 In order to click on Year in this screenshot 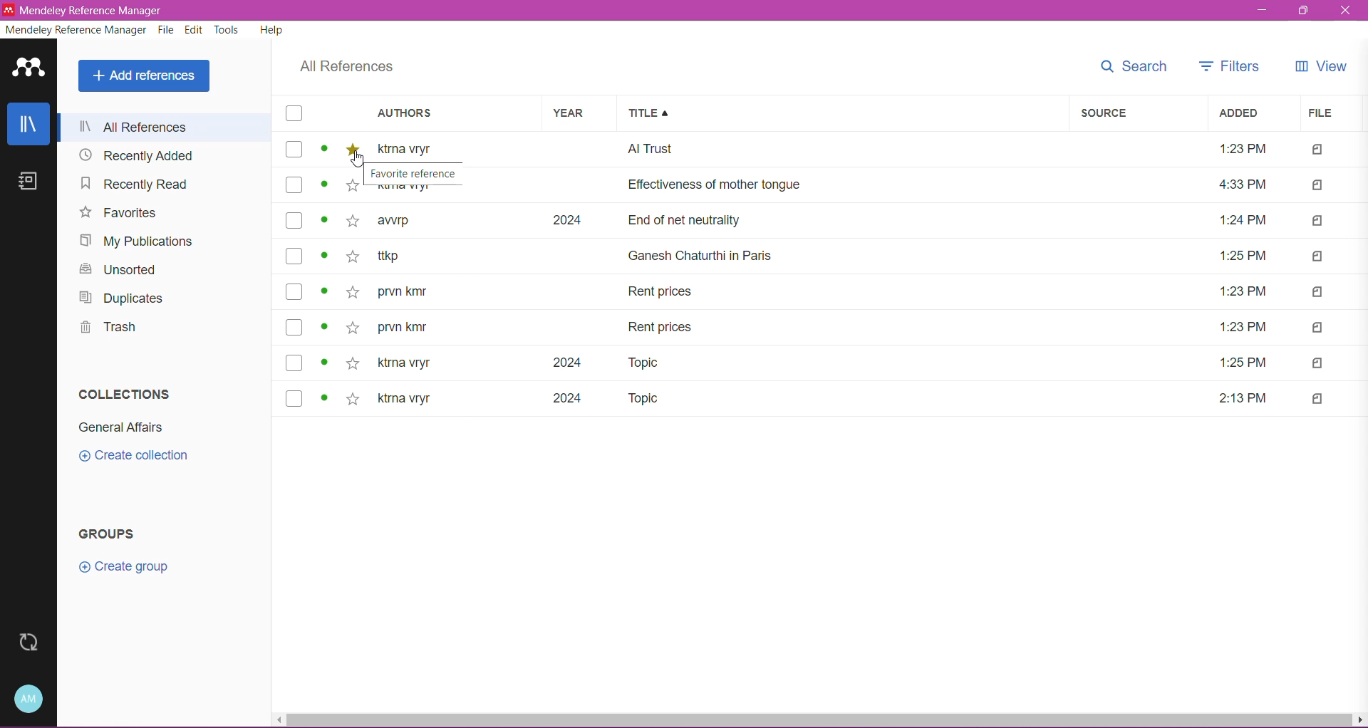, I will do `click(573, 113)`.